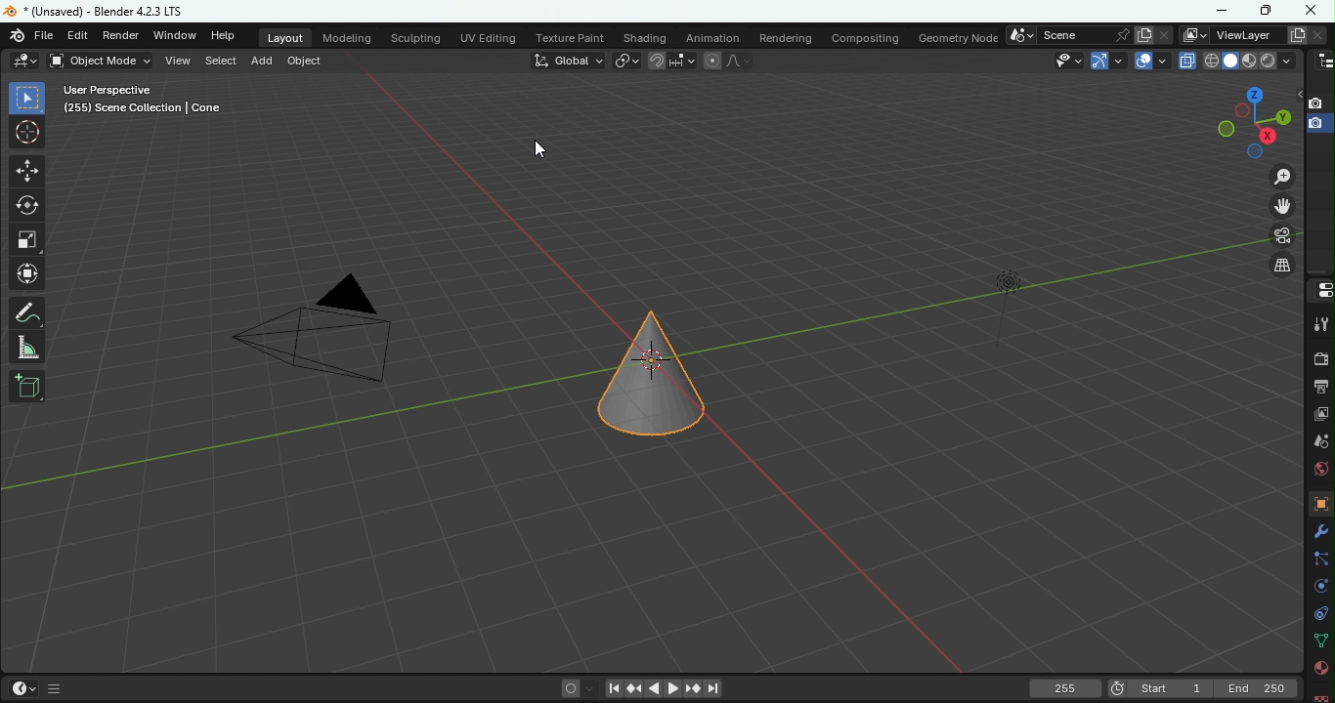 The image size is (1335, 703). I want to click on Sculpting, so click(416, 36).